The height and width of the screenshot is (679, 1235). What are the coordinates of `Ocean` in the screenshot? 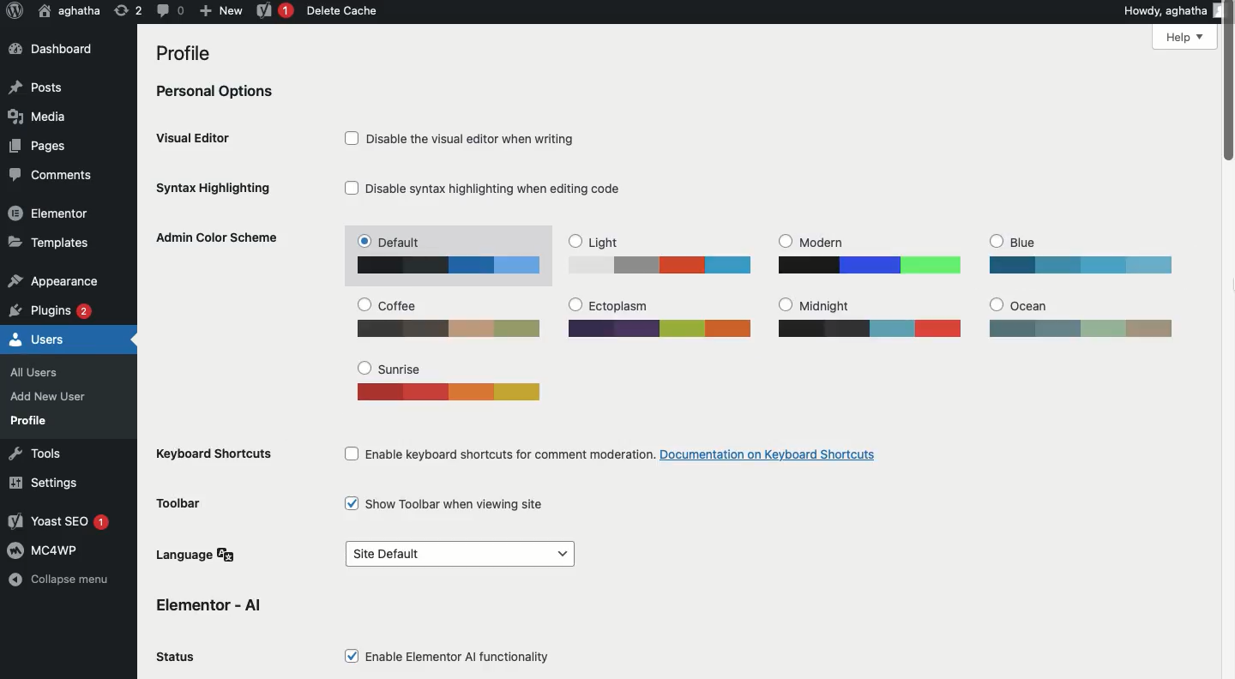 It's located at (1079, 314).